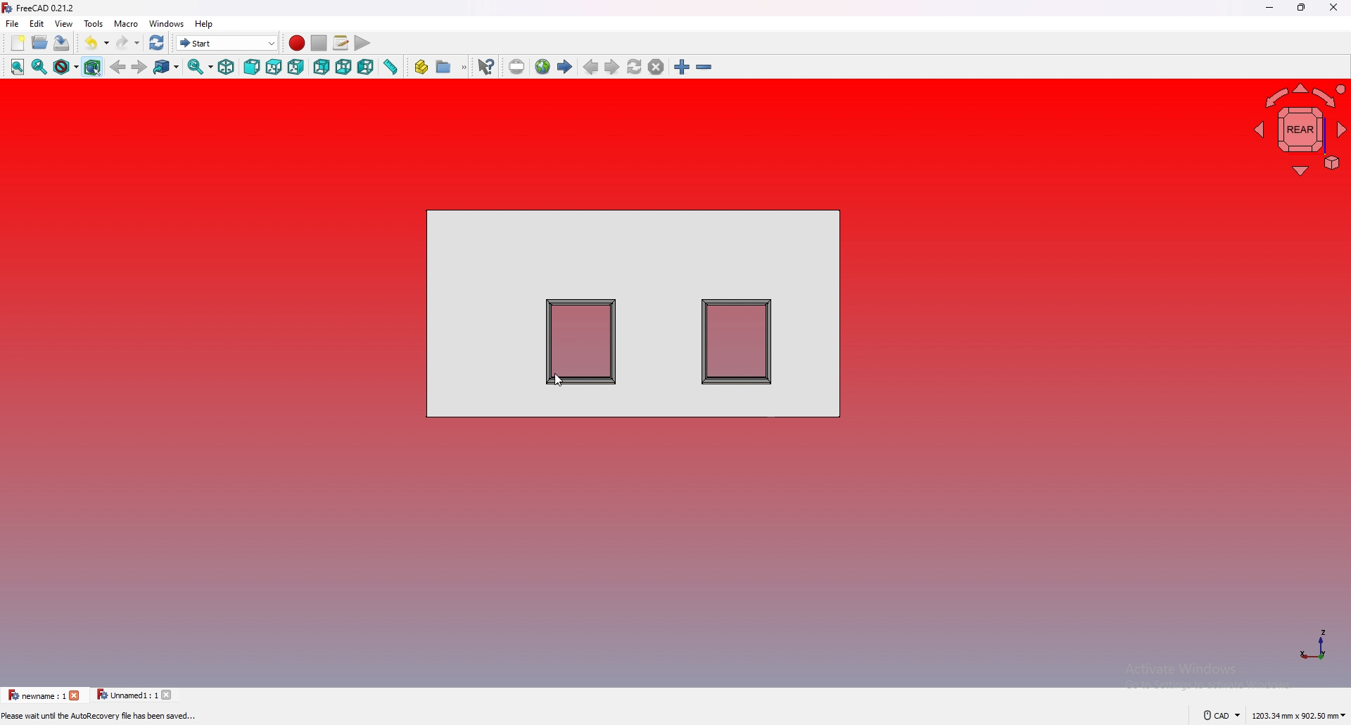 The image size is (1351, 725). Describe the element at coordinates (64, 23) in the screenshot. I see `view` at that location.